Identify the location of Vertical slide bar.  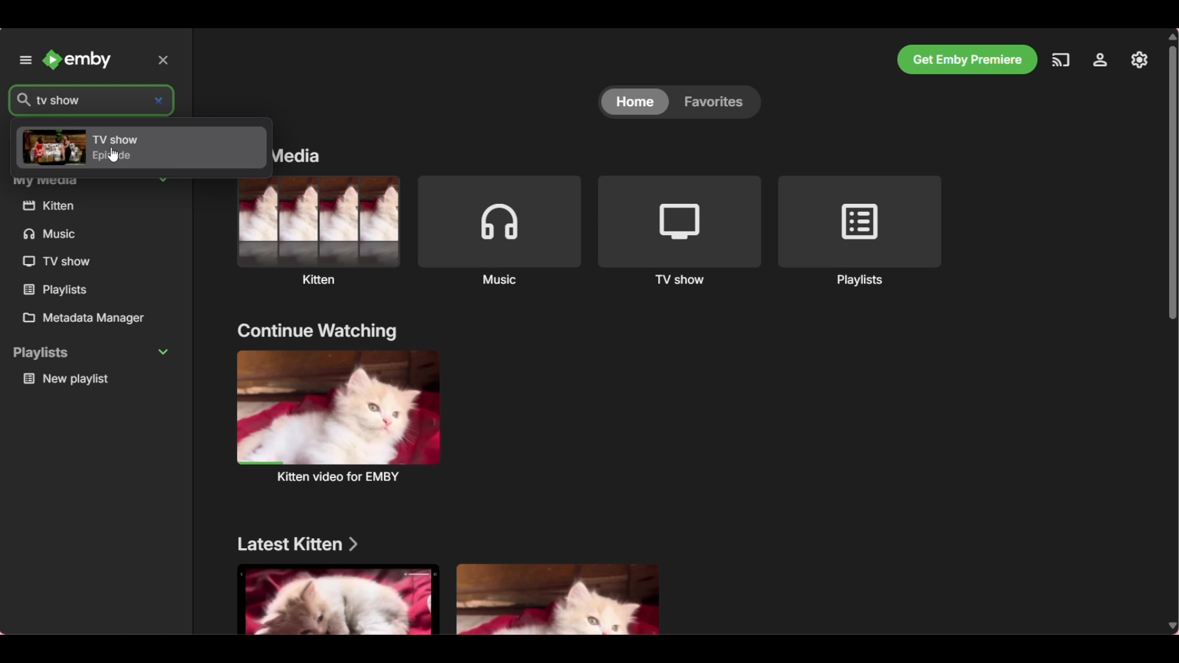
(1173, 332).